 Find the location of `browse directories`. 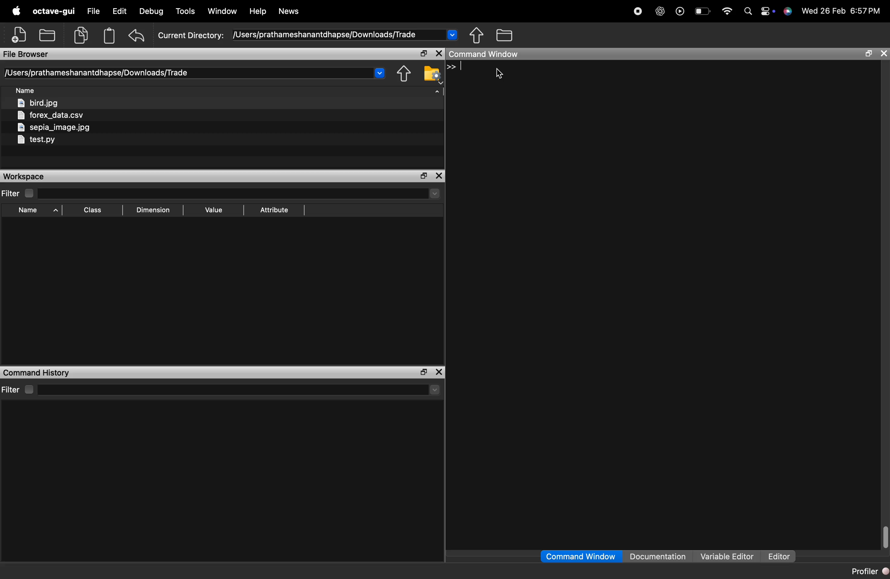

browse directories is located at coordinates (504, 35).